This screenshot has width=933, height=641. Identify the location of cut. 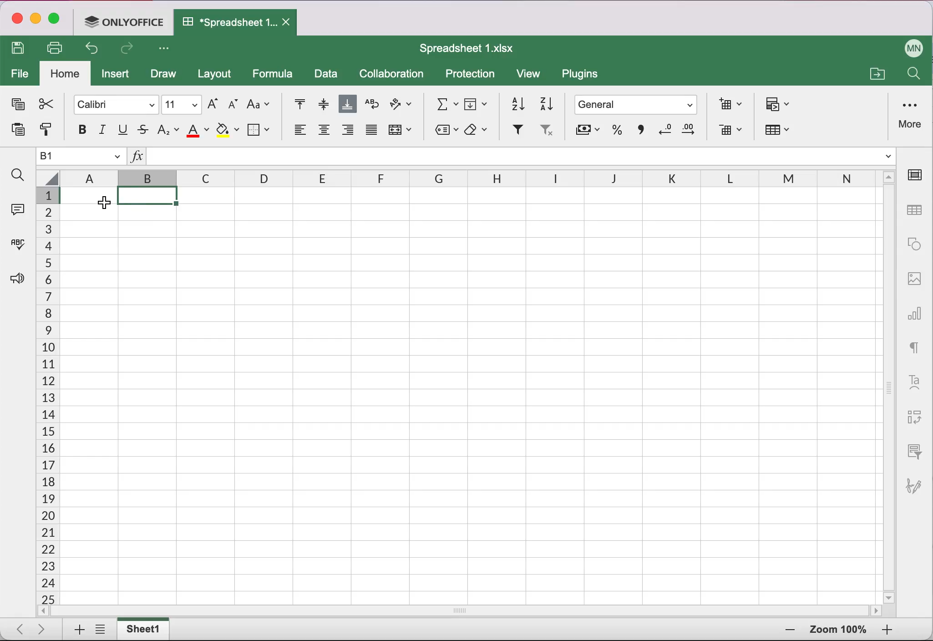
(45, 104).